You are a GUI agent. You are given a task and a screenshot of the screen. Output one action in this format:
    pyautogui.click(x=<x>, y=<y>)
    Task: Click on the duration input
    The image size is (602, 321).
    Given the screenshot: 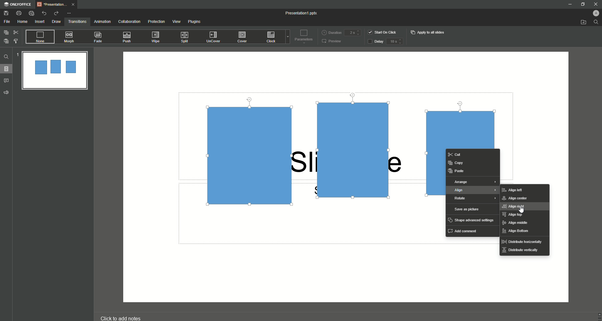 What is the action you would take?
    pyautogui.click(x=352, y=33)
    